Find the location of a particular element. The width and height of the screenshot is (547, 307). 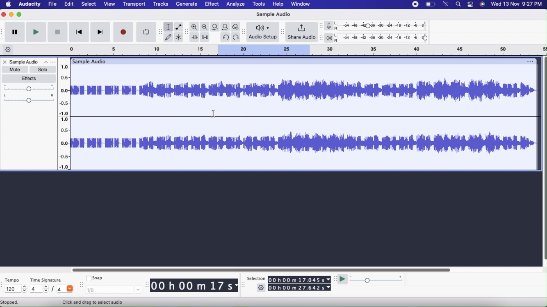

Undo is located at coordinates (225, 36).